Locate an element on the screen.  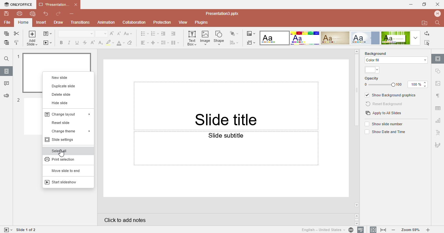
Decrement font size is located at coordinates (120, 33).